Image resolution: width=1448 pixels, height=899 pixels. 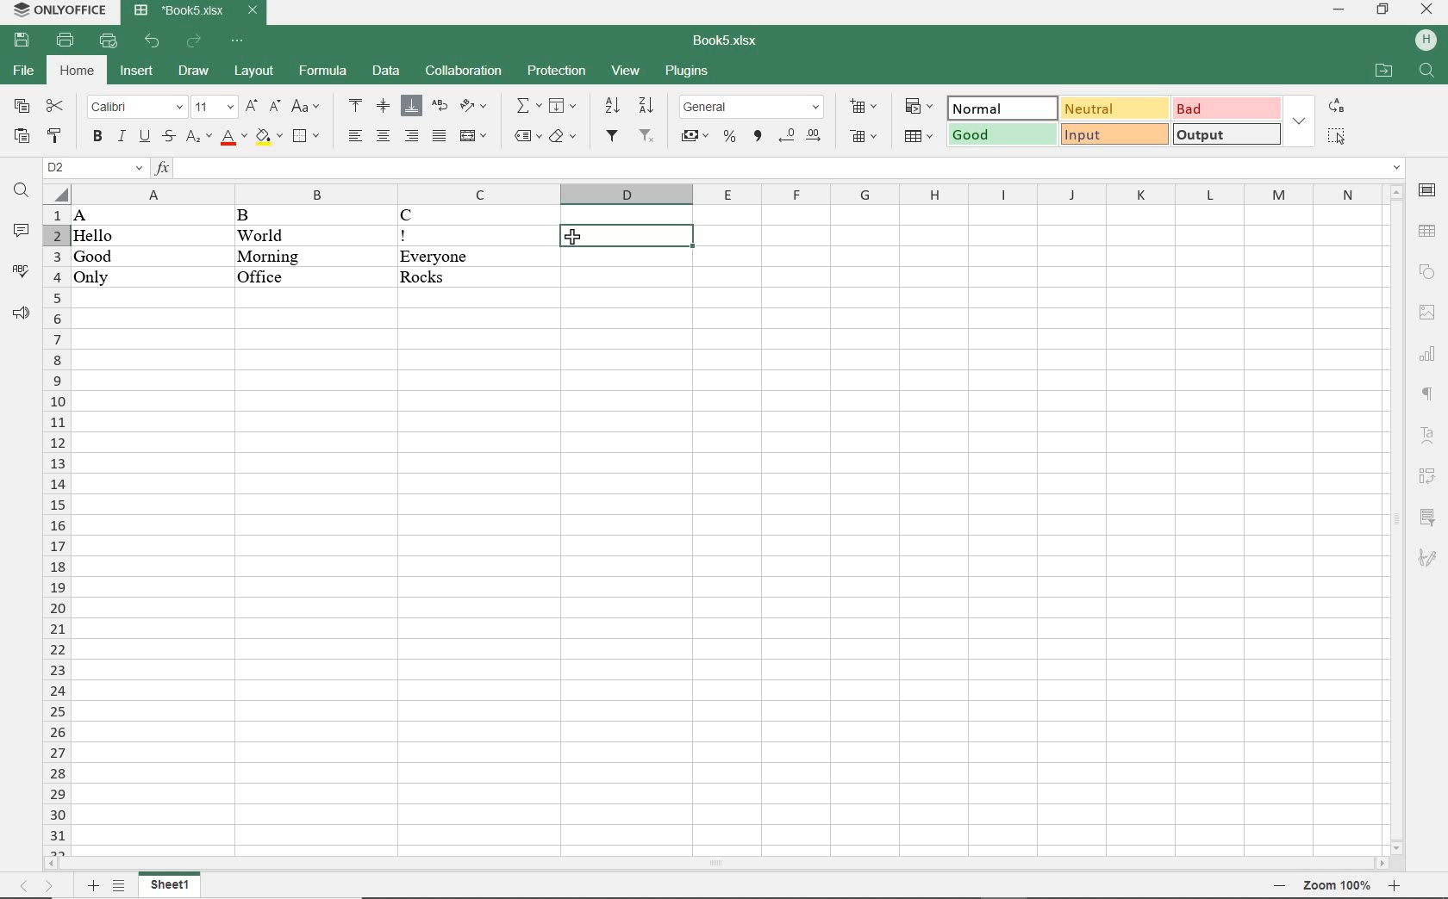 I want to click on delete cells, so click(x=867, y=137).